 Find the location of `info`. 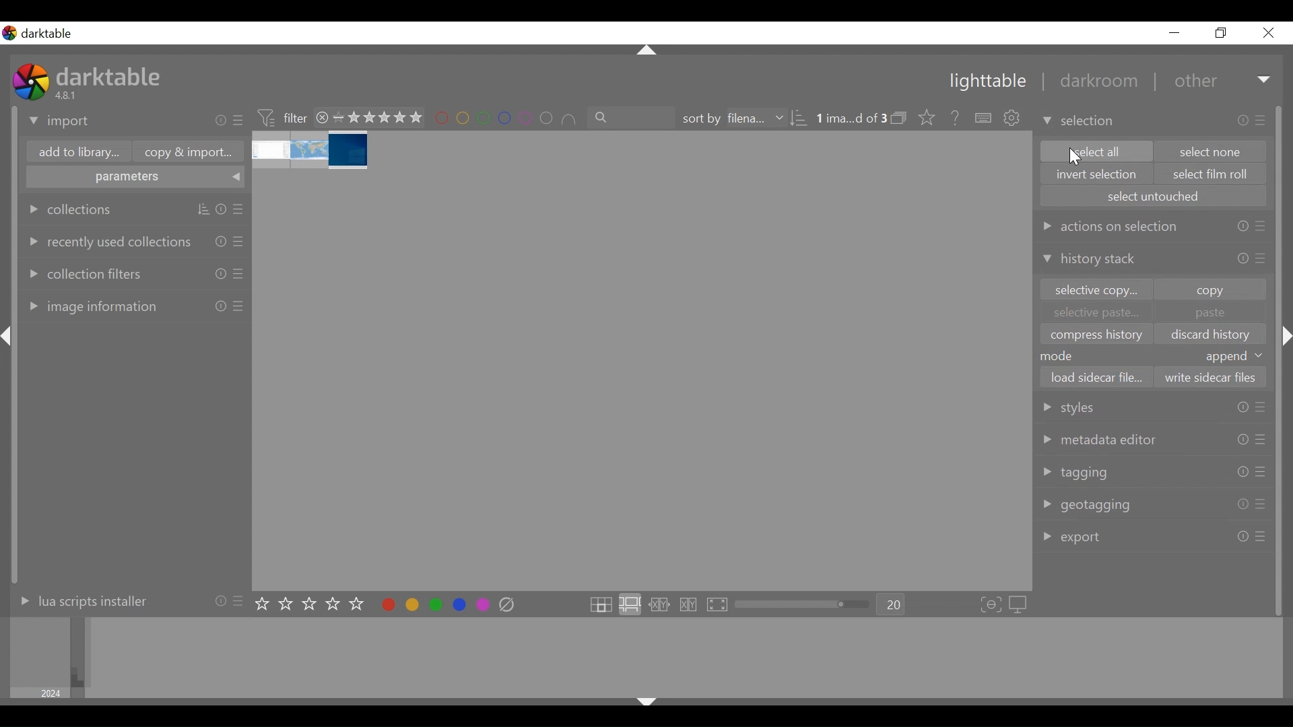

info is located at coordinates (221, 273).